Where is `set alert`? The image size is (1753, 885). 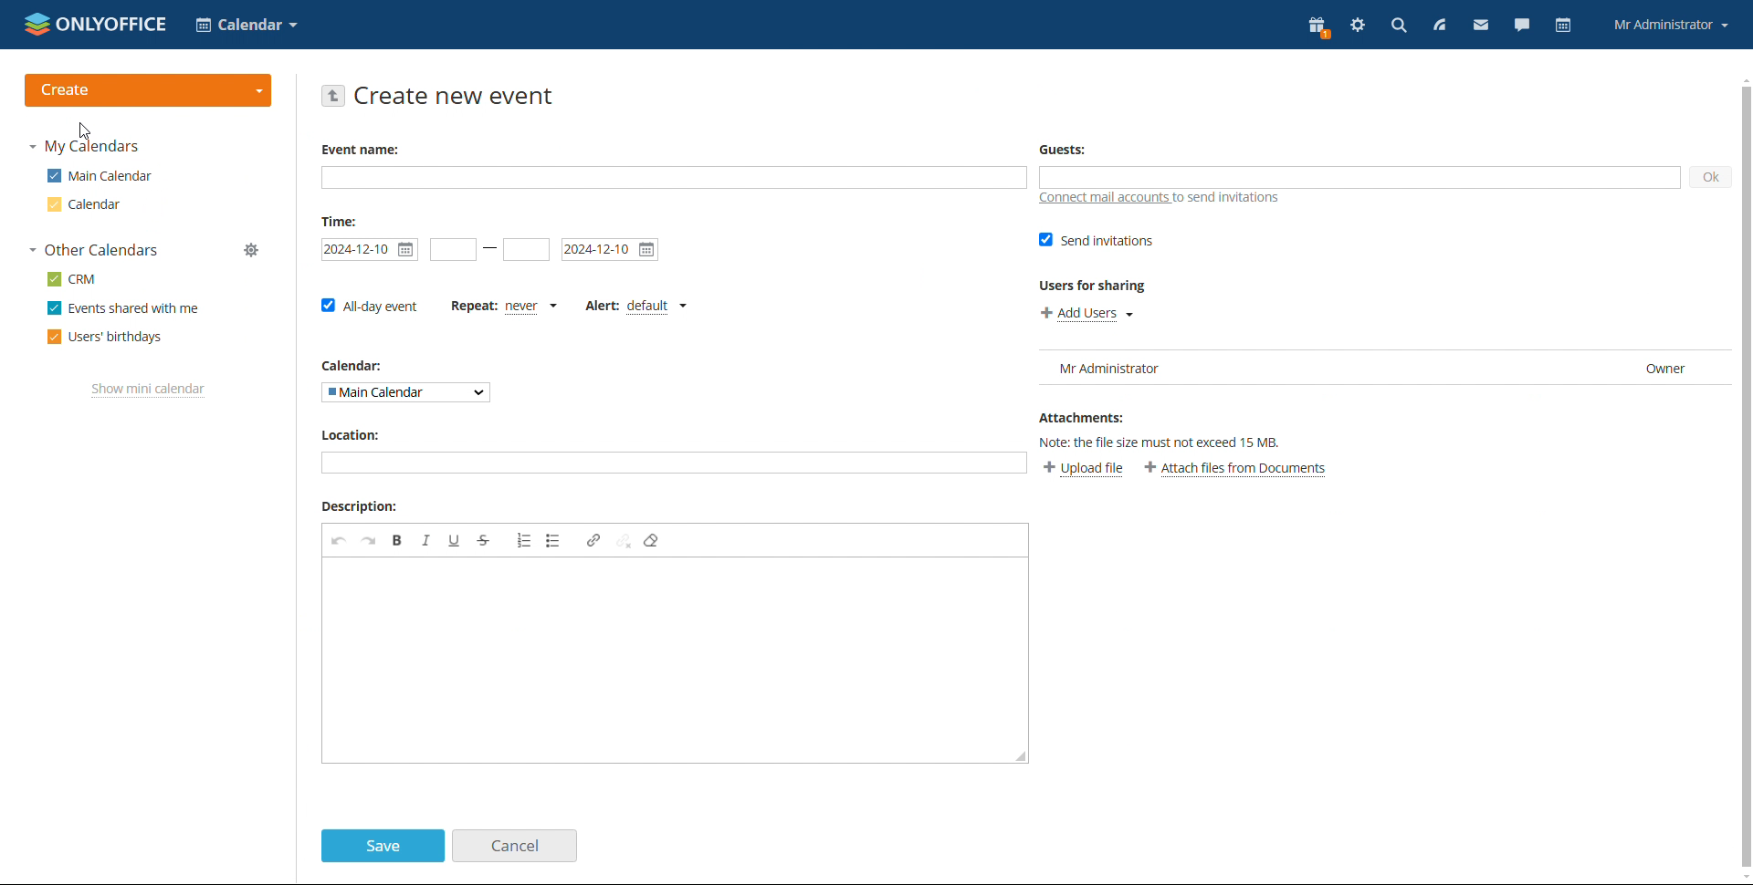
set alert is located at coordinates (636, 307).